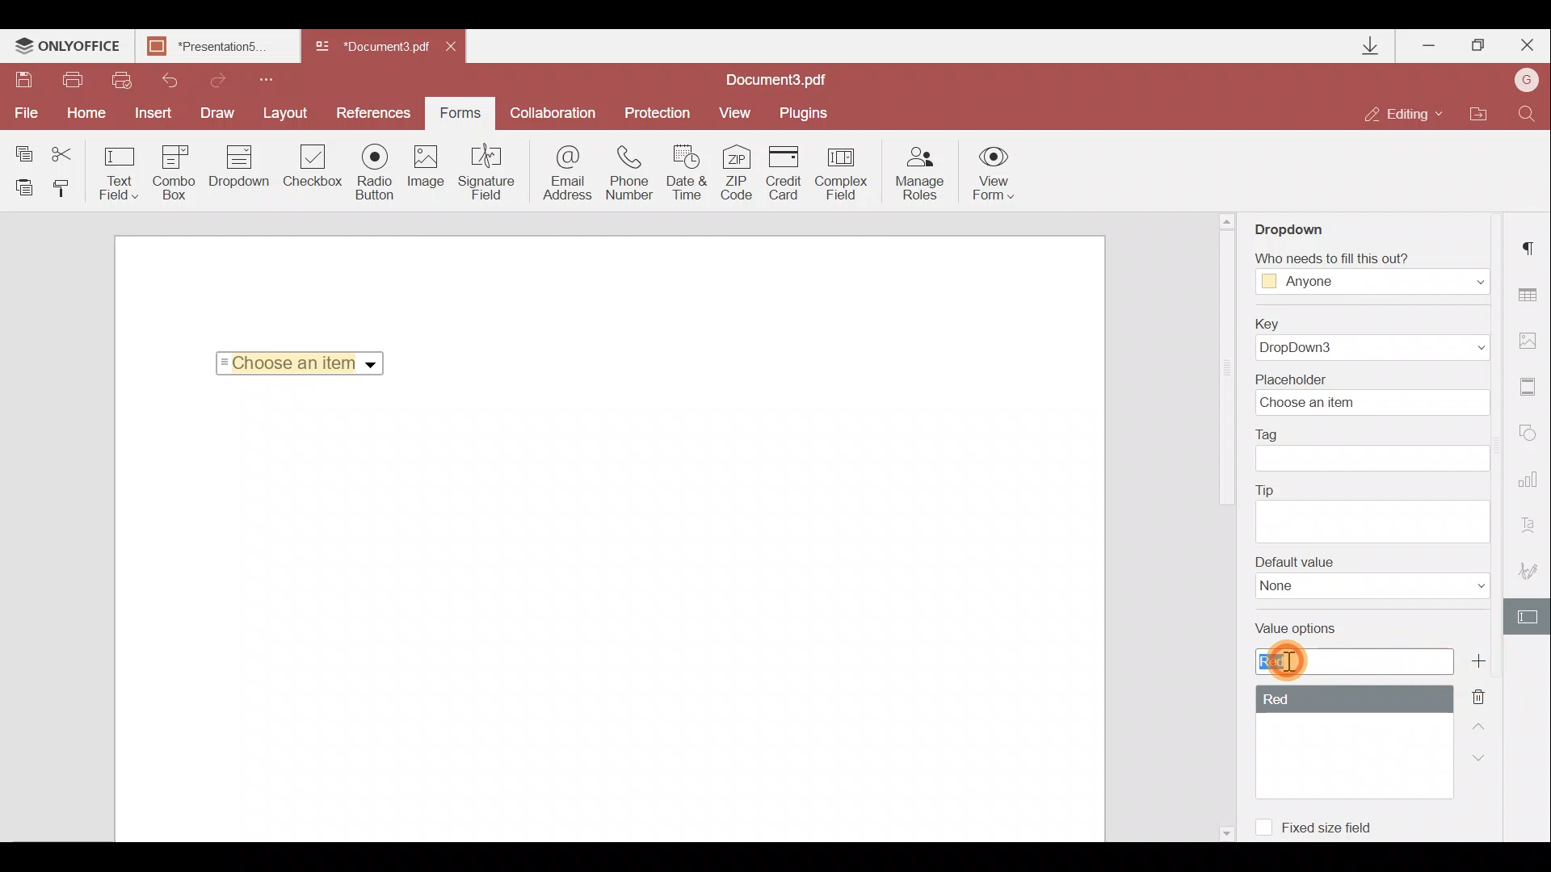 This screenshot has width=1551, height=872. What do you see at coordinates (992, 173) in the screenshot?
I see `View form` at bounding box center [992, 173].